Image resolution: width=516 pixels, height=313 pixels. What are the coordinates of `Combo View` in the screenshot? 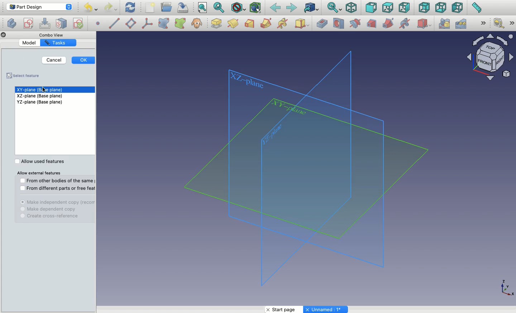 It's located at (52, 35).